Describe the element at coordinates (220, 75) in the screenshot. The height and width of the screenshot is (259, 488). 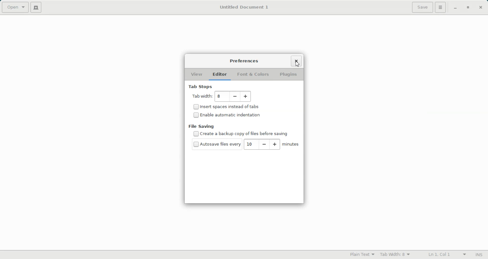
I see `Editor` at that location.